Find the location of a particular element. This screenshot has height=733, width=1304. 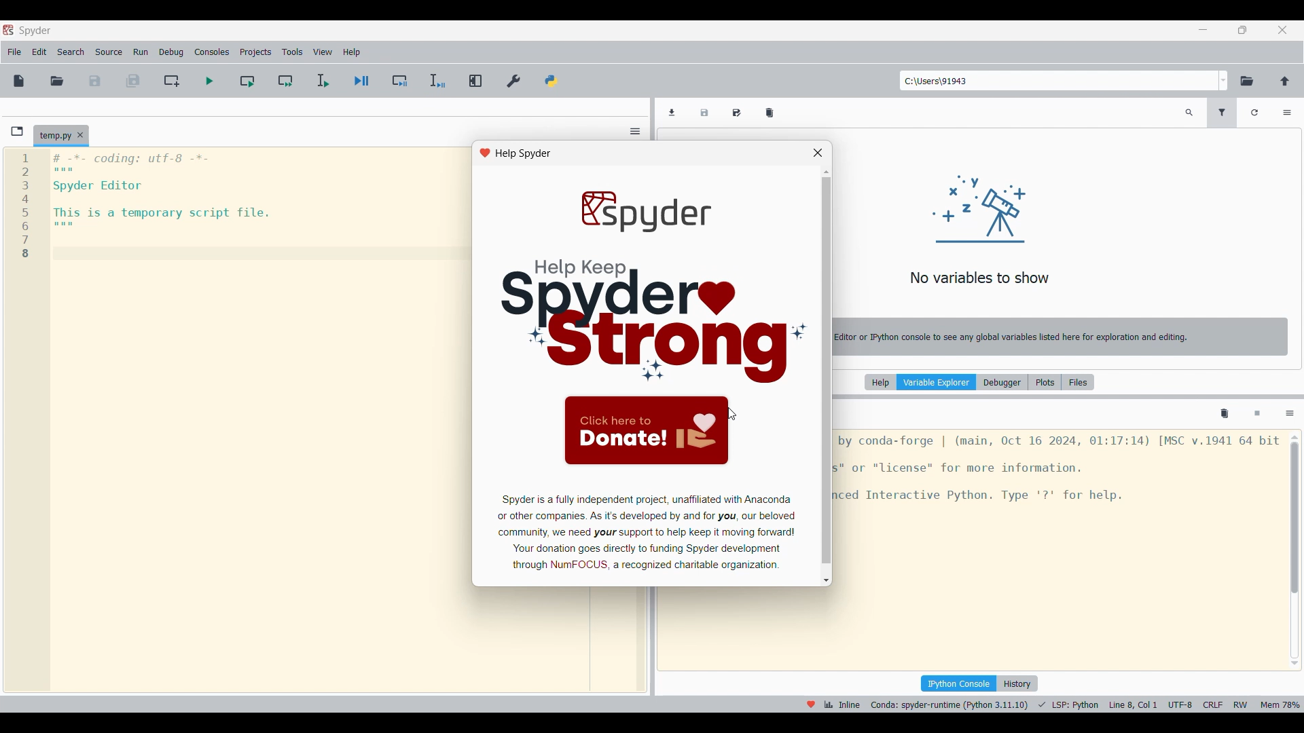

cursor details is located at coordinates (1134, 704).